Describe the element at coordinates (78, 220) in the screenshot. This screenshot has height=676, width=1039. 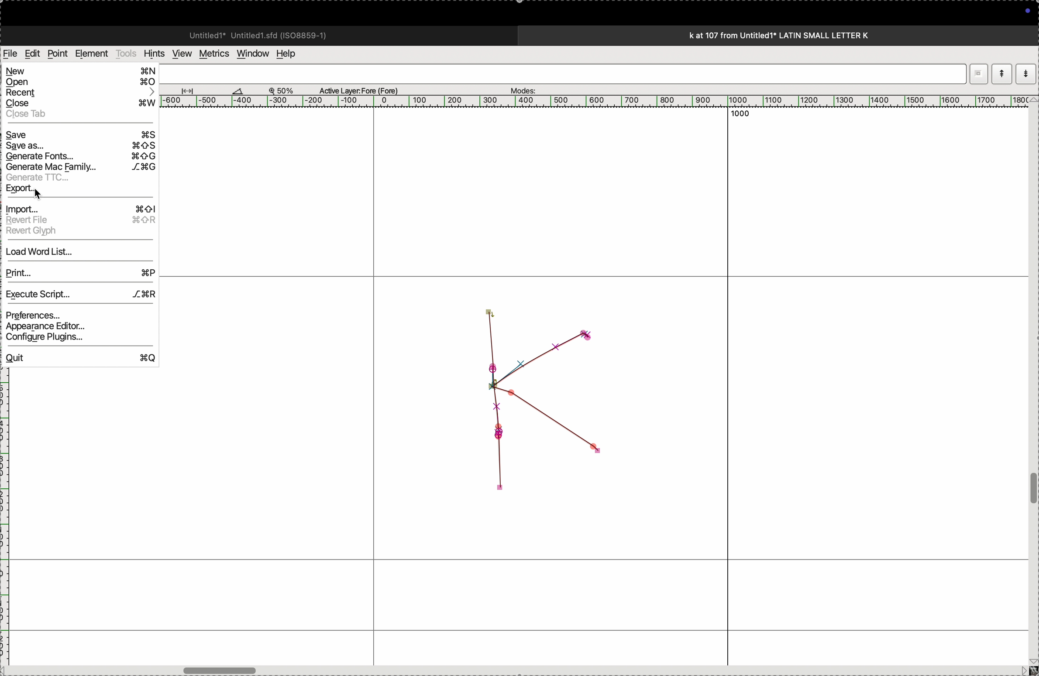
I see `revert file` at that location.